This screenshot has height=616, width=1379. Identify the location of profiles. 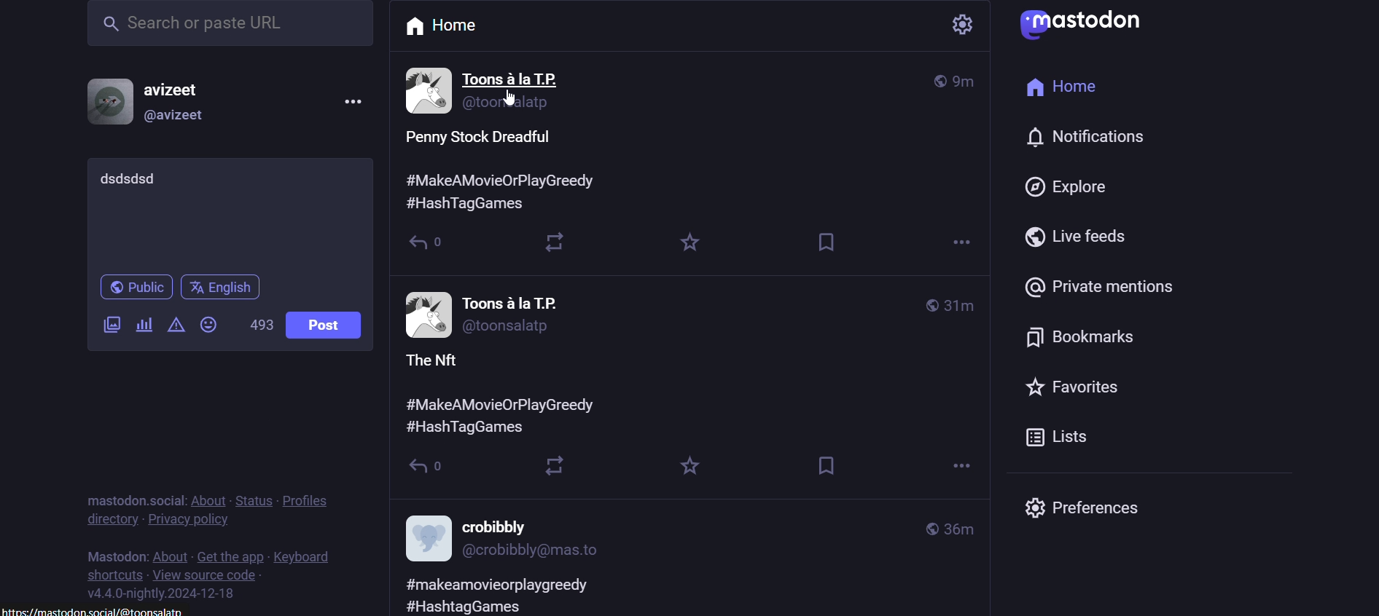
(305, 497).